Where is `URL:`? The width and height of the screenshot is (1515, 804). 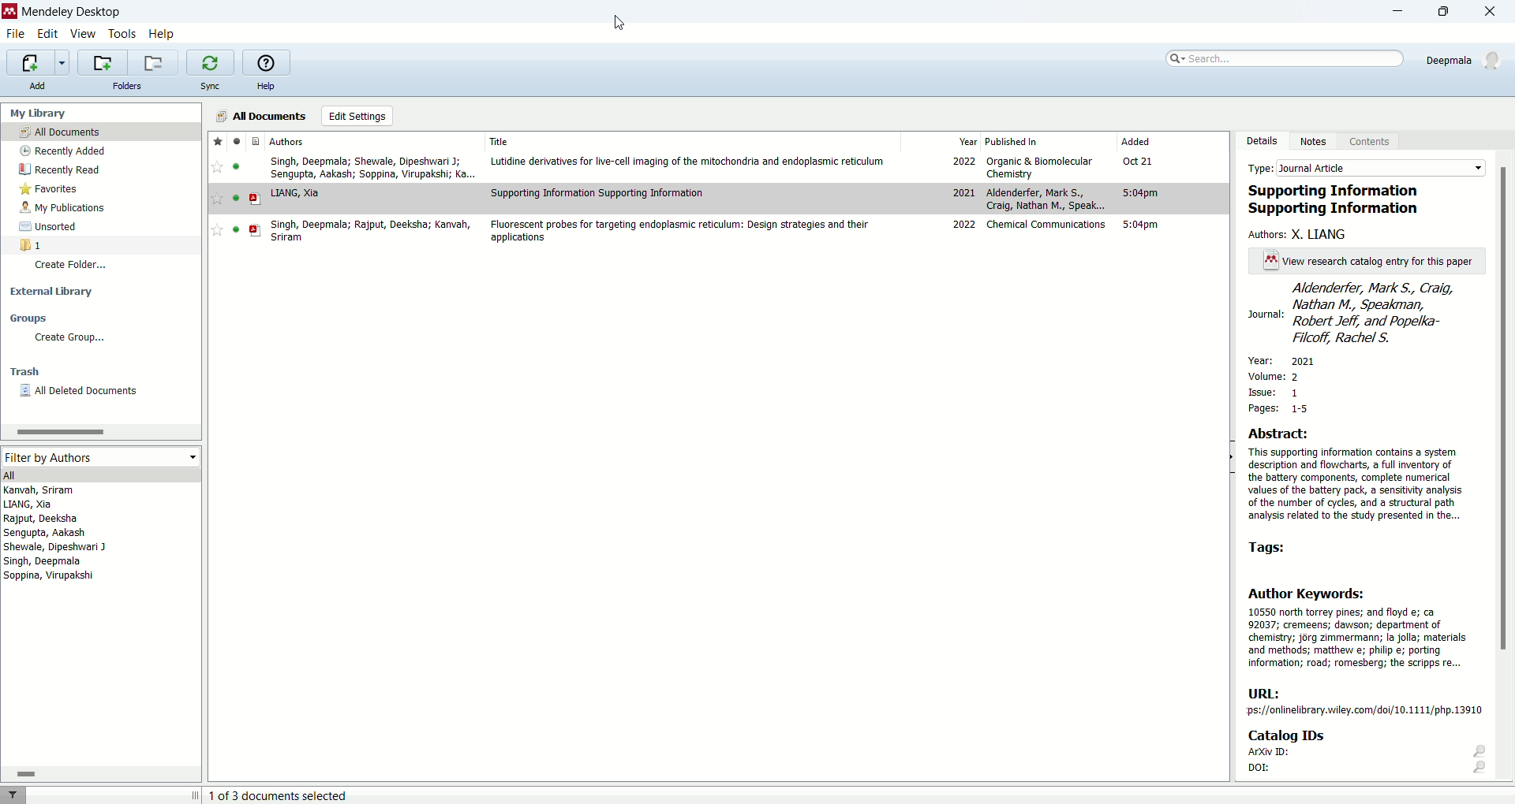 URL: is located at coordinates (1266, 693).